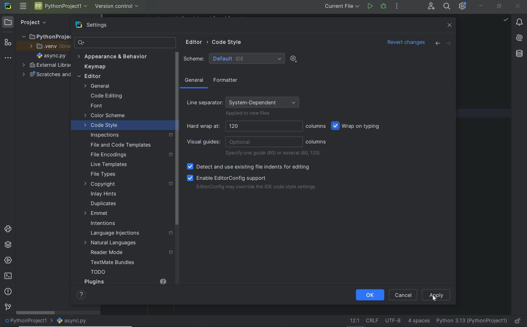 The width and height of the screenshot is (527, 327). Describe the element at coordinates (315, 126) in the screenshot. I see `columns` at that location.